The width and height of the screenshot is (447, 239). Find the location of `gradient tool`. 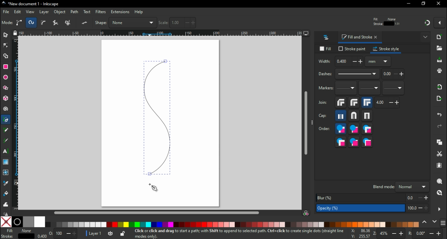

gradient tool is located at coordinates (6, 162).